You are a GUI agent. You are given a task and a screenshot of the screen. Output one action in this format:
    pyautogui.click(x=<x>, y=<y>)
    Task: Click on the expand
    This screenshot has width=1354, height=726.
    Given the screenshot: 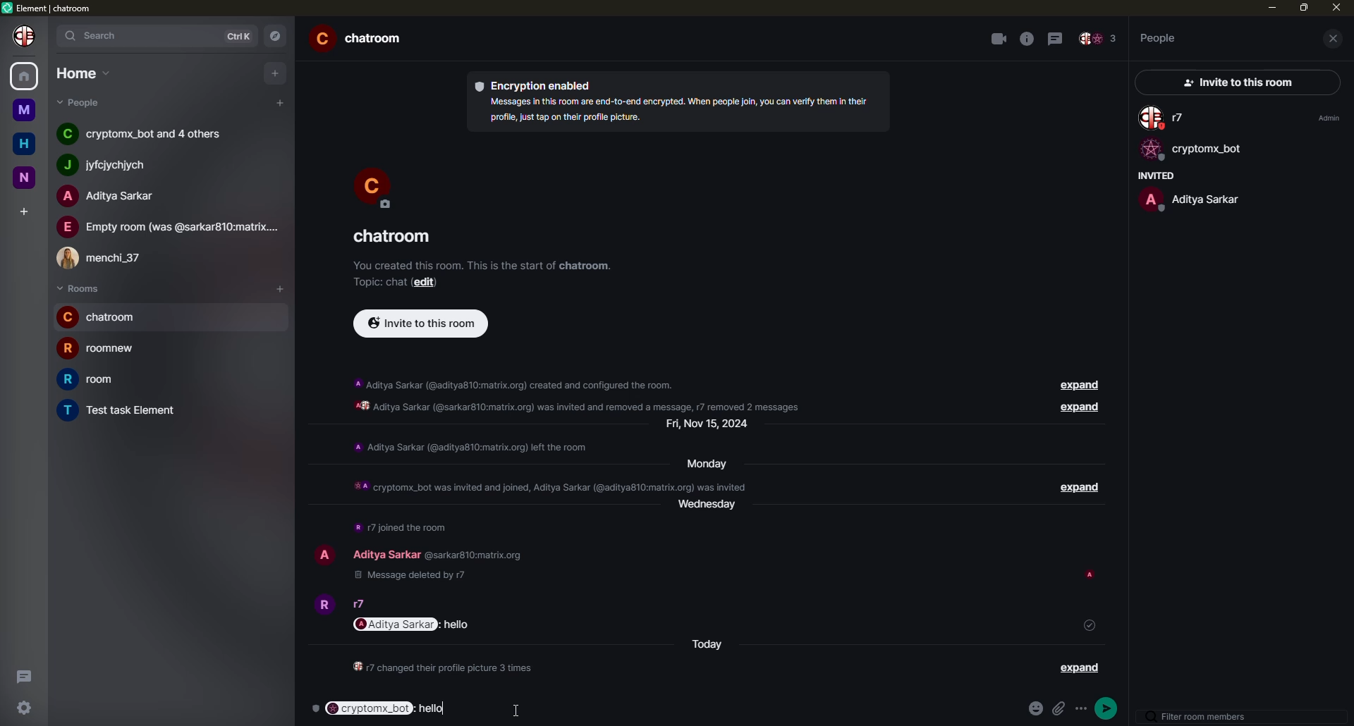 What is the action you would take?
    pyautogui.click(x=1075, y=409)
    